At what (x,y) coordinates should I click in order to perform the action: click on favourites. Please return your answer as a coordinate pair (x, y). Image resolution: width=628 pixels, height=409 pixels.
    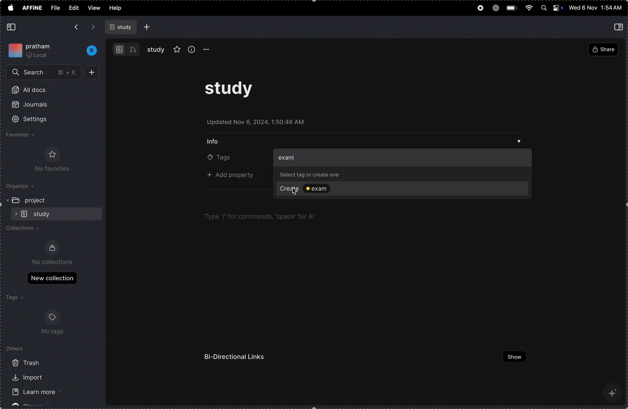
    Looking at the image, I should click on (28, 136).